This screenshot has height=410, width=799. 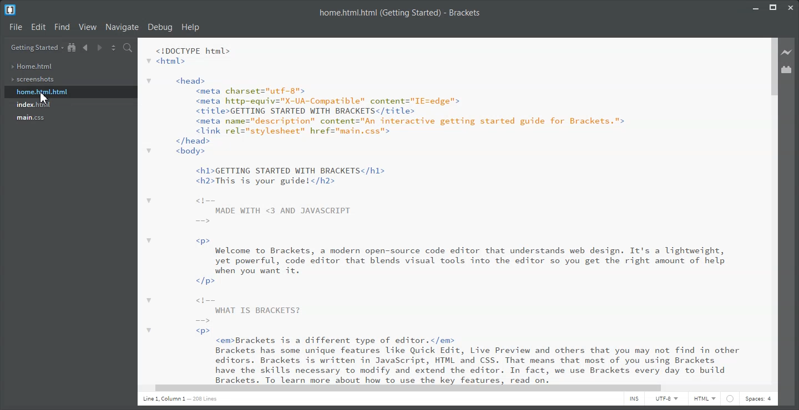 What do you see at coordinates (16, 27) in the screenshot?
I see `File` at bounding box center [16, 27].